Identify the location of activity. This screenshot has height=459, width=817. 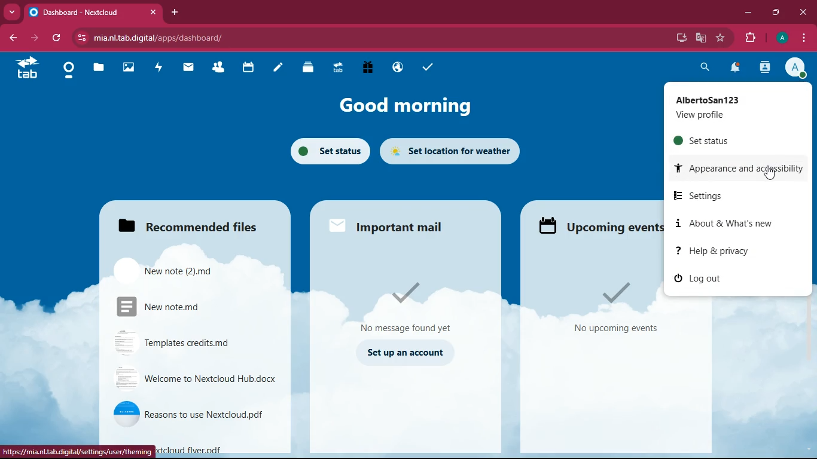
(766, 68).